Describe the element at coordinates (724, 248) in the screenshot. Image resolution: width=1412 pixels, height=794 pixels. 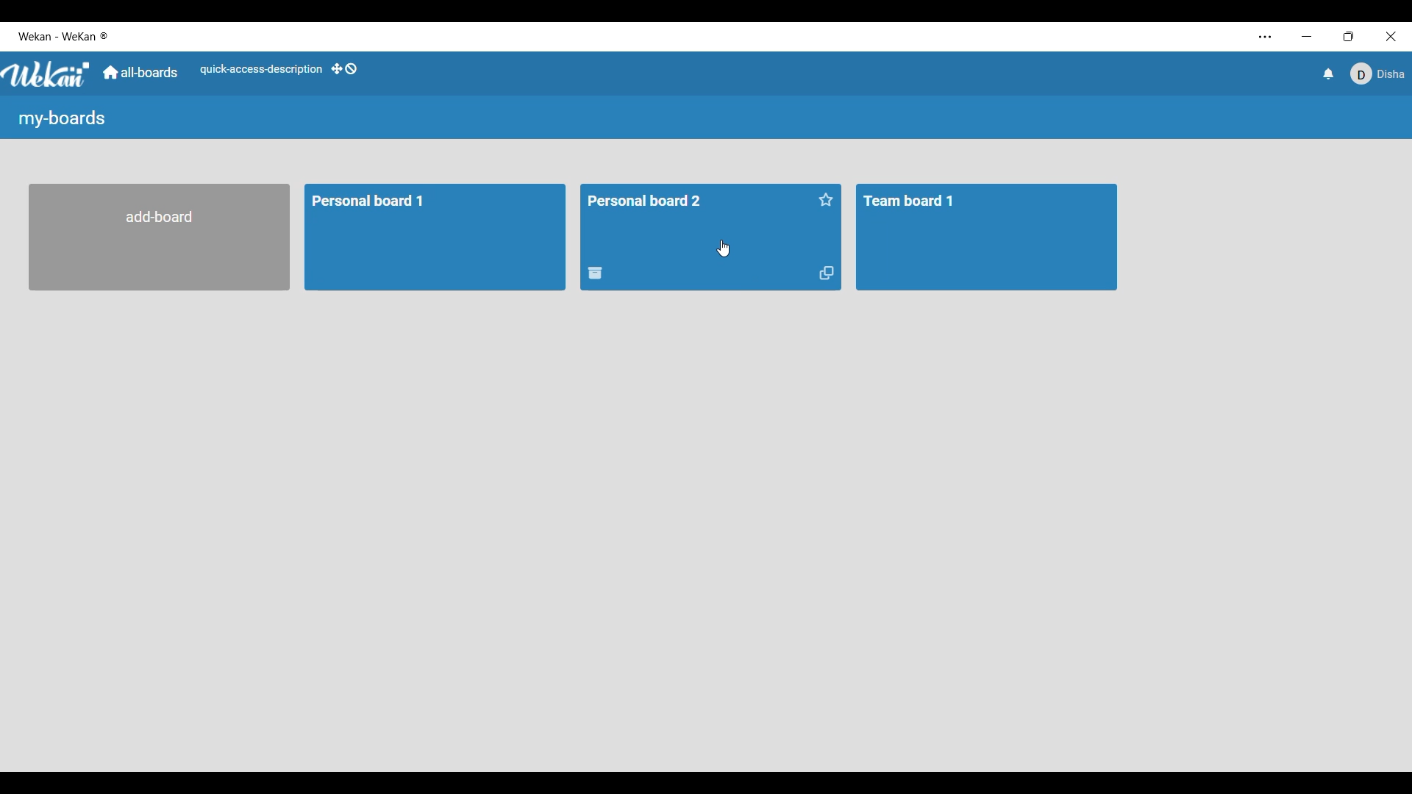
I see `cursor` at that location.